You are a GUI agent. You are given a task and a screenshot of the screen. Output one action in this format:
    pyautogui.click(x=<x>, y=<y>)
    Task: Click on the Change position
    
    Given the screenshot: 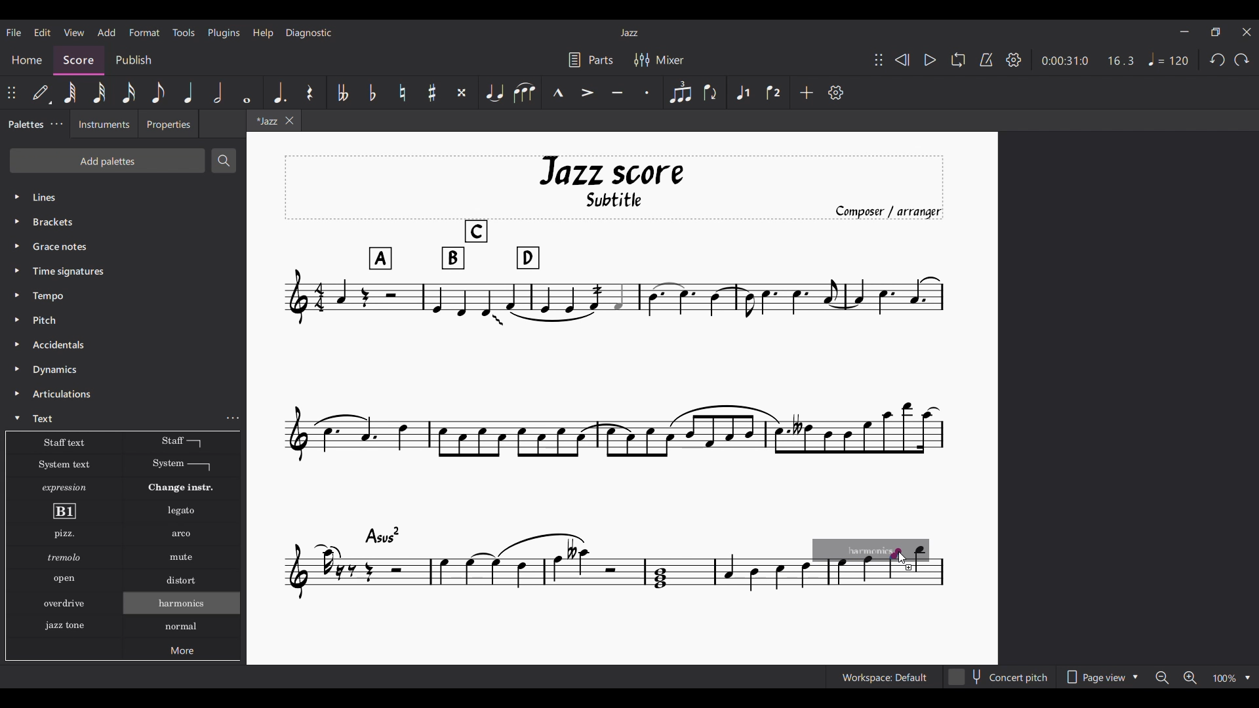 What is the action you would take?
    pyautogui.click(x=11, y=92)
    